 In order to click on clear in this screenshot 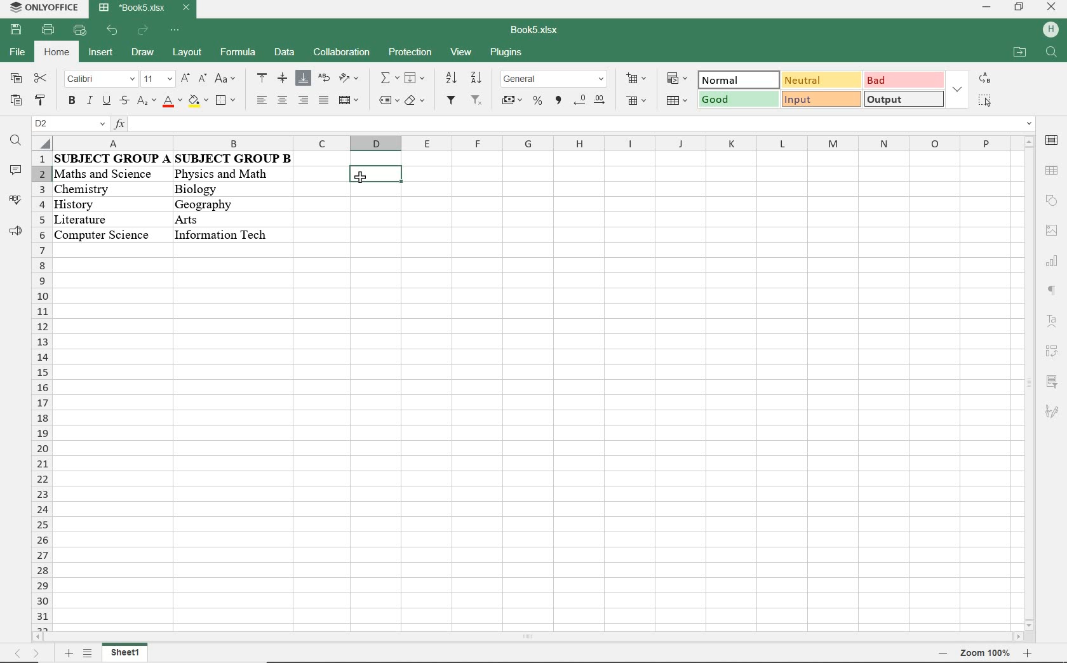, I will do `click(417, 102)`.